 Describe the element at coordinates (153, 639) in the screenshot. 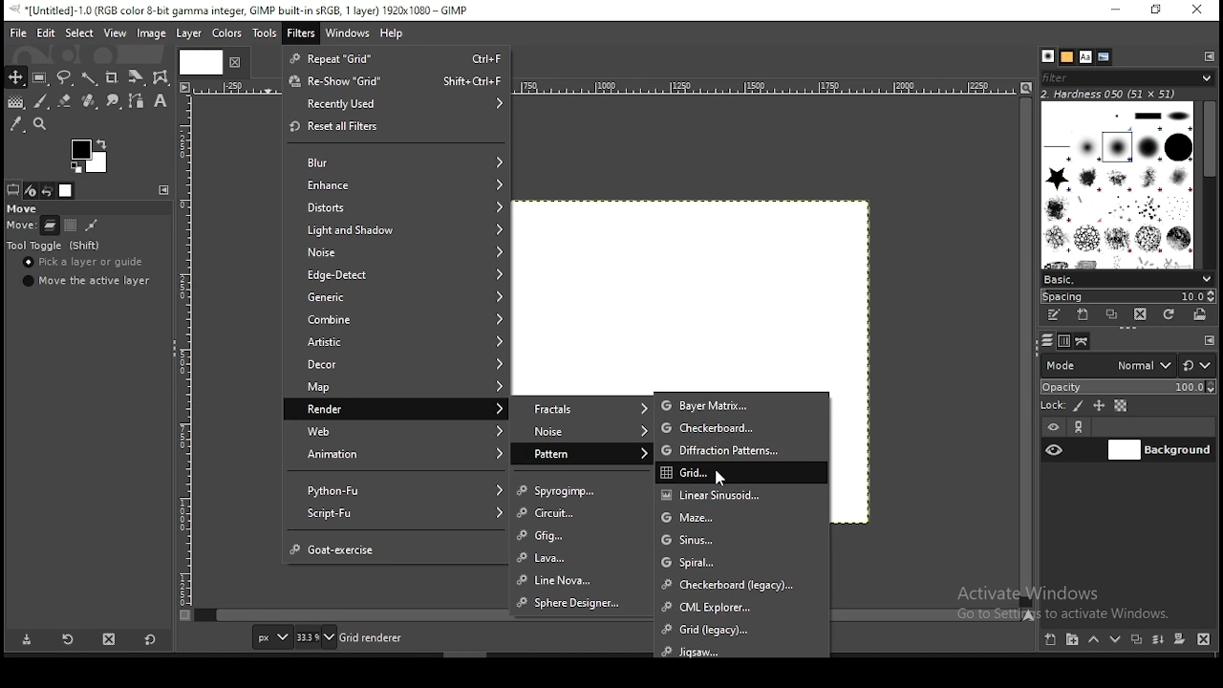

I see `restore to defaults` at that location.